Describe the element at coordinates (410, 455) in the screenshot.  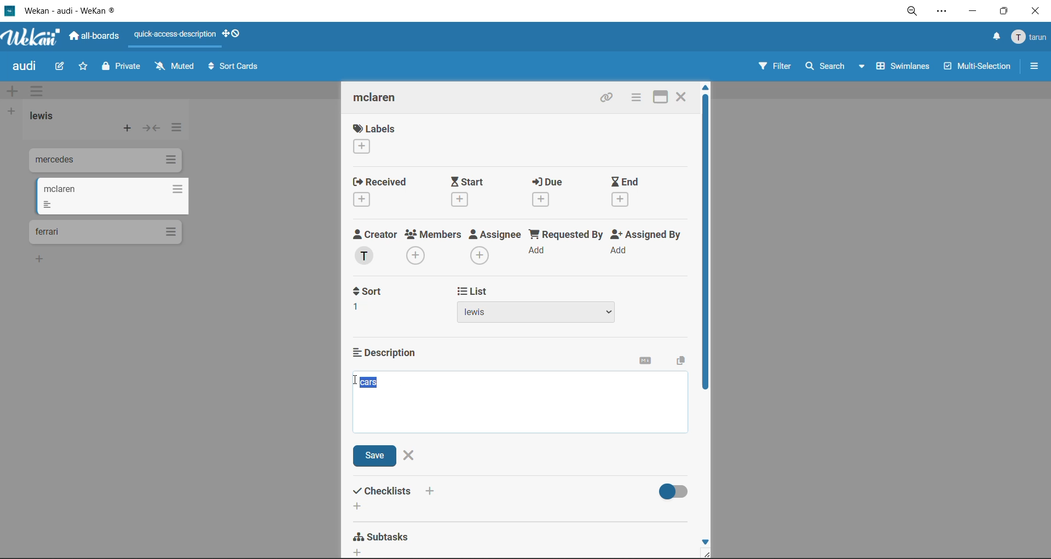
I see `close` at that location.